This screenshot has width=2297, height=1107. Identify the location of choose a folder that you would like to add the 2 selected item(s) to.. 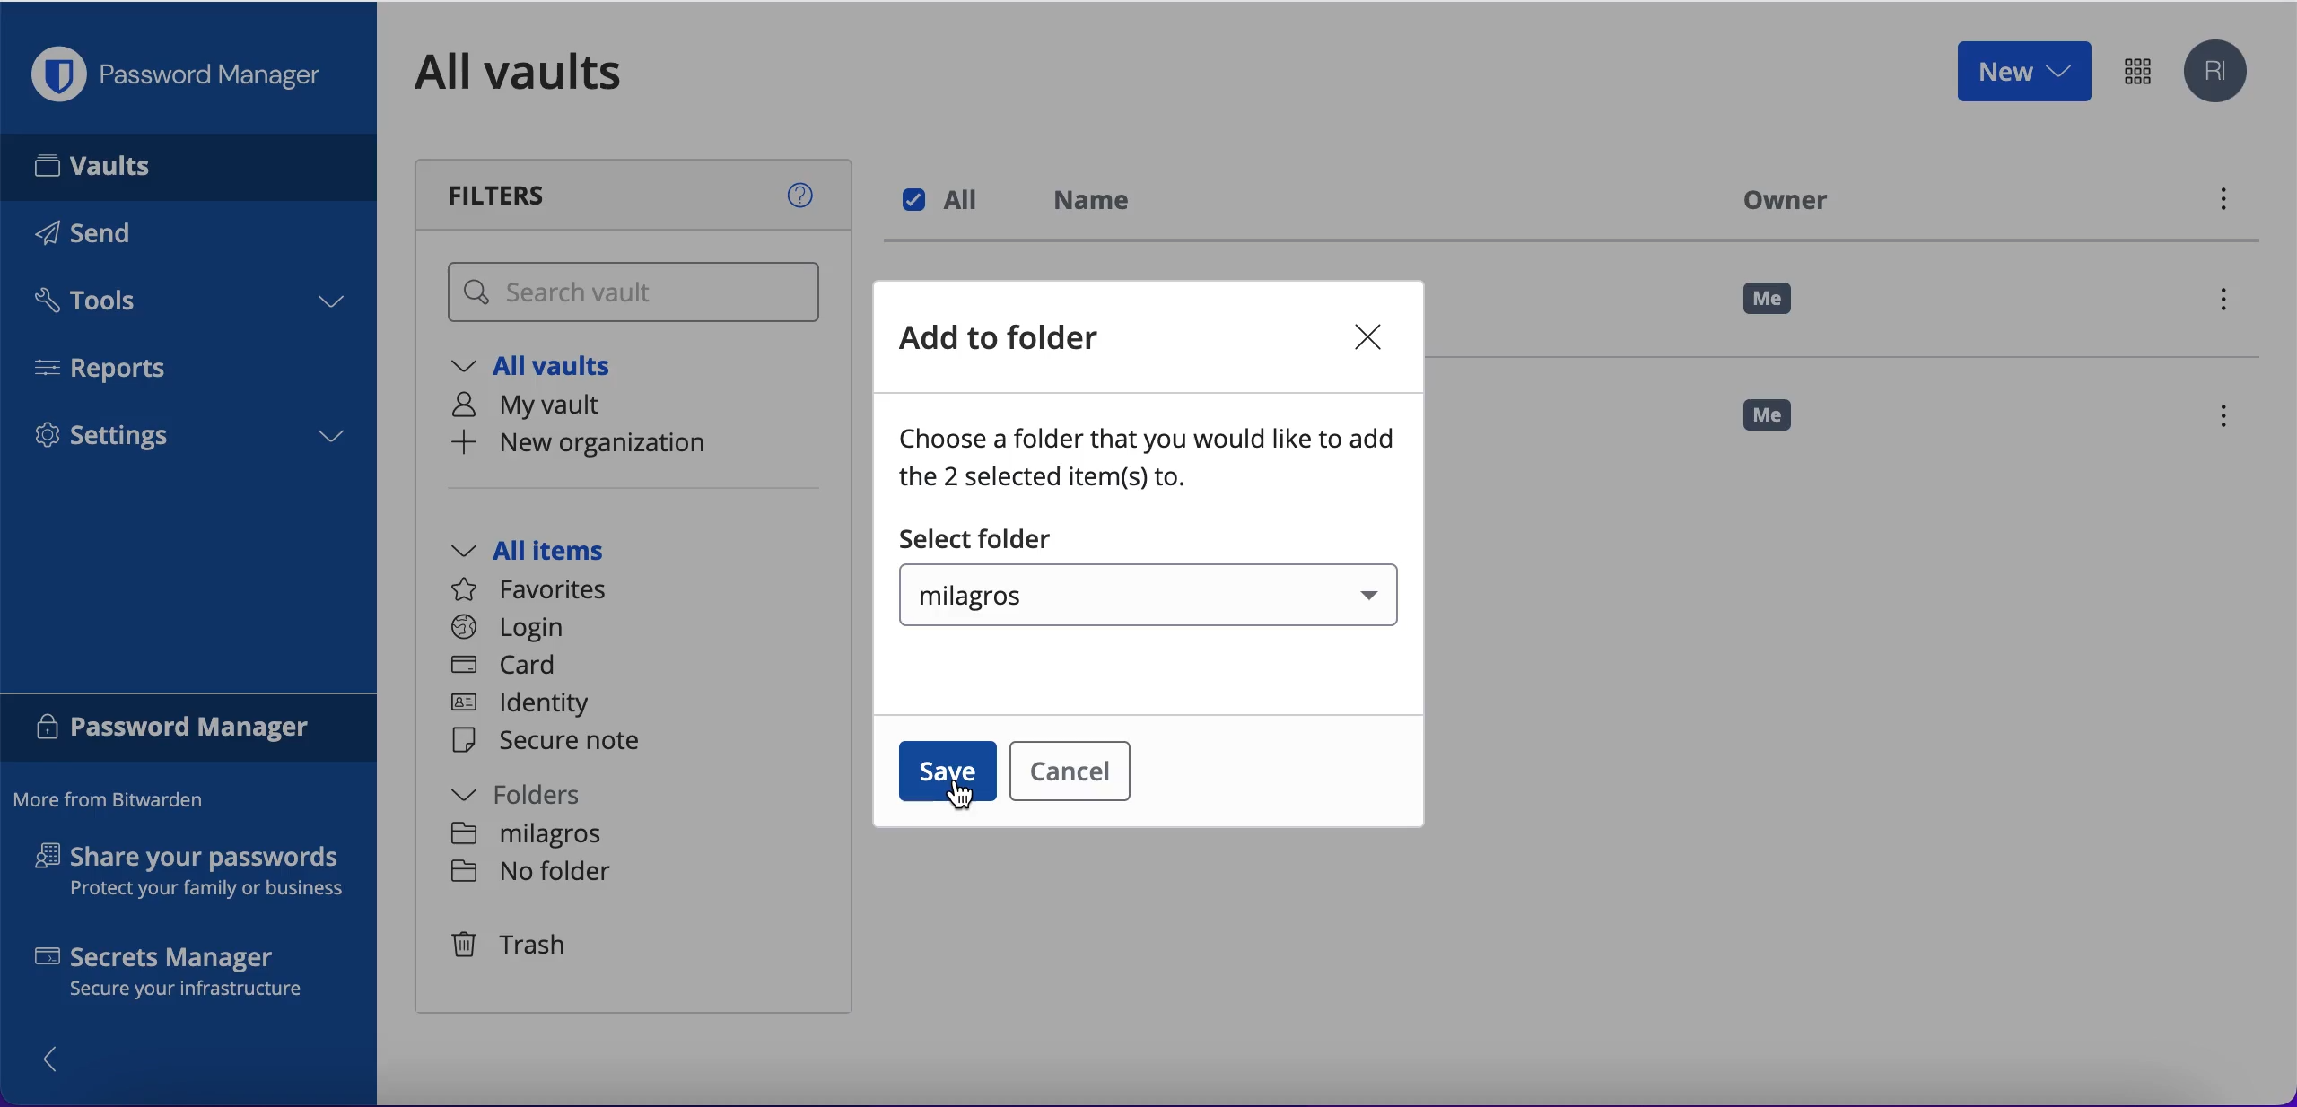
(1153, 463).